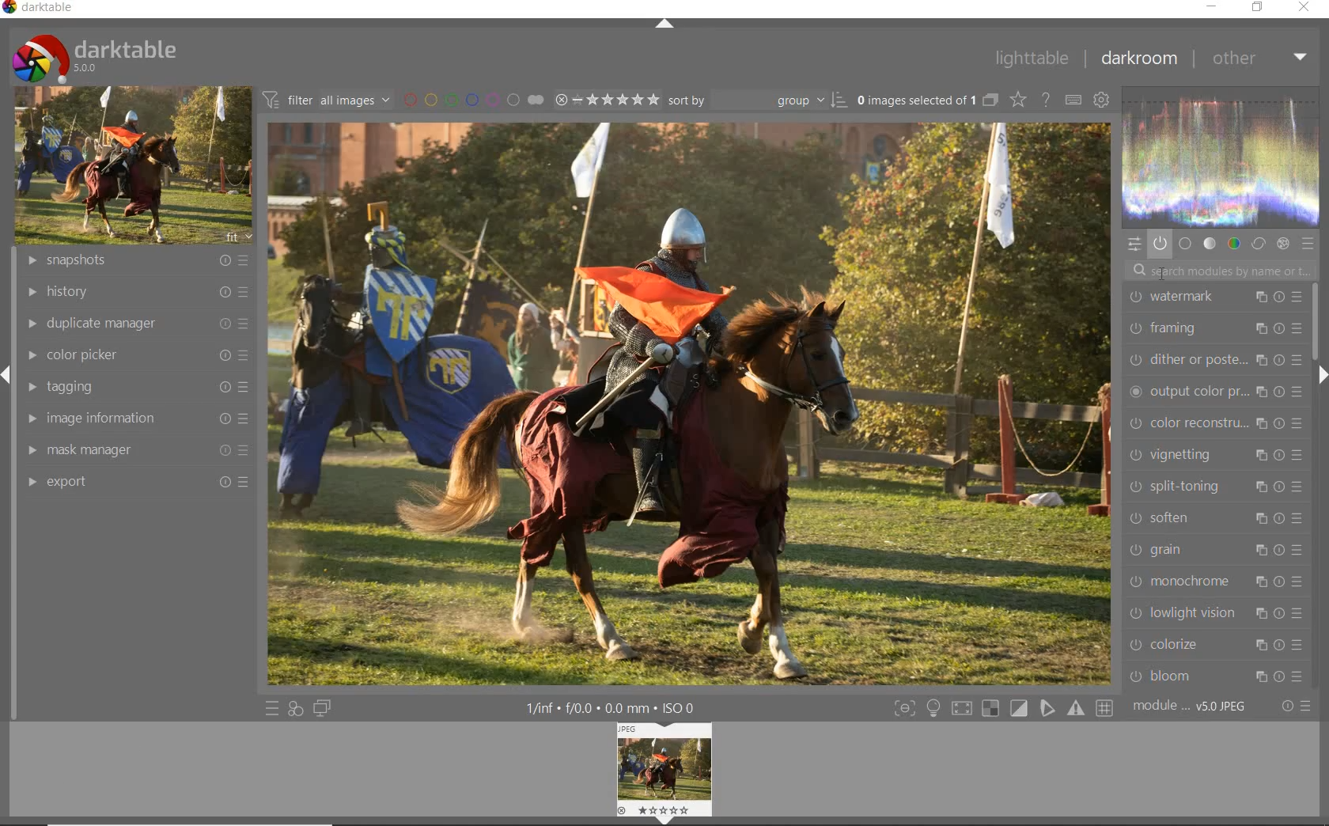 Image resolution: width=1329 pixels, height=826 pixels. What do you see at coordinates (1194, 707) in the screenshot?
I see `module... v5.0 JPEG` at bounding box center [1194, 707].